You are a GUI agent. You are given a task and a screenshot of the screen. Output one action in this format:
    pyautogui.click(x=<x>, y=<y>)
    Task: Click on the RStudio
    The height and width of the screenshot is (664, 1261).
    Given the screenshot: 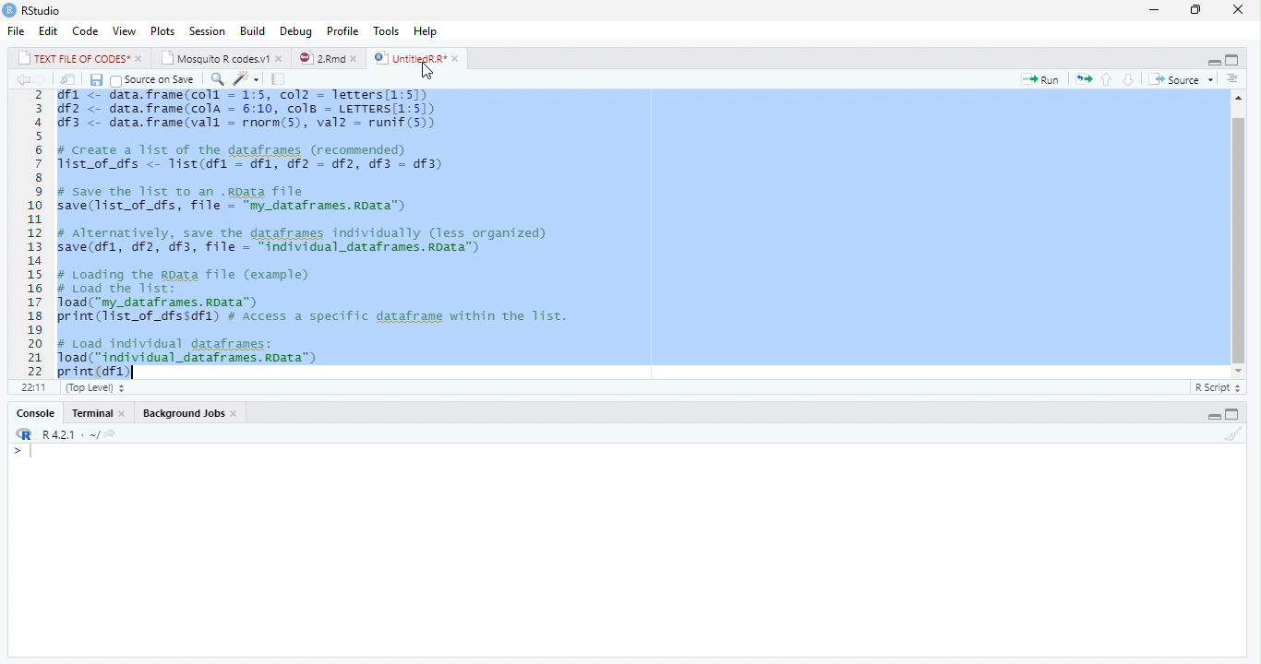 What is the action you would take?
    pyautogui.click(x=34, y=11)
    